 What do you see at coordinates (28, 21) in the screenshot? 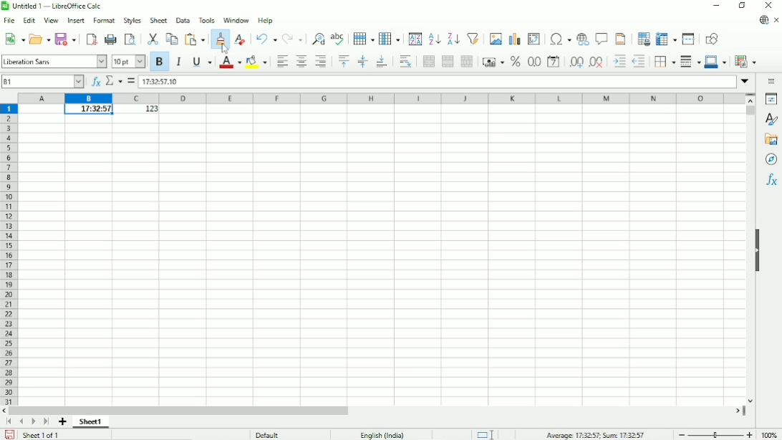
I see `Edit` at bounding box center [28, 21].